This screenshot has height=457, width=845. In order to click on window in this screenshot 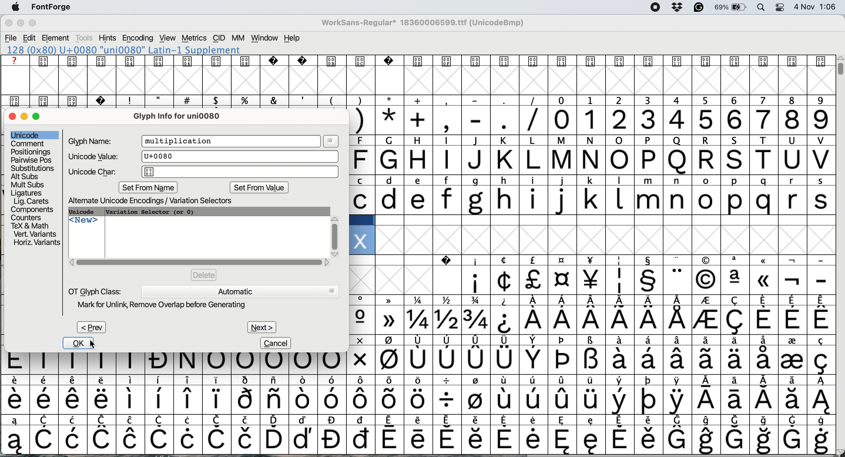, I will do `click(264, 38)`.